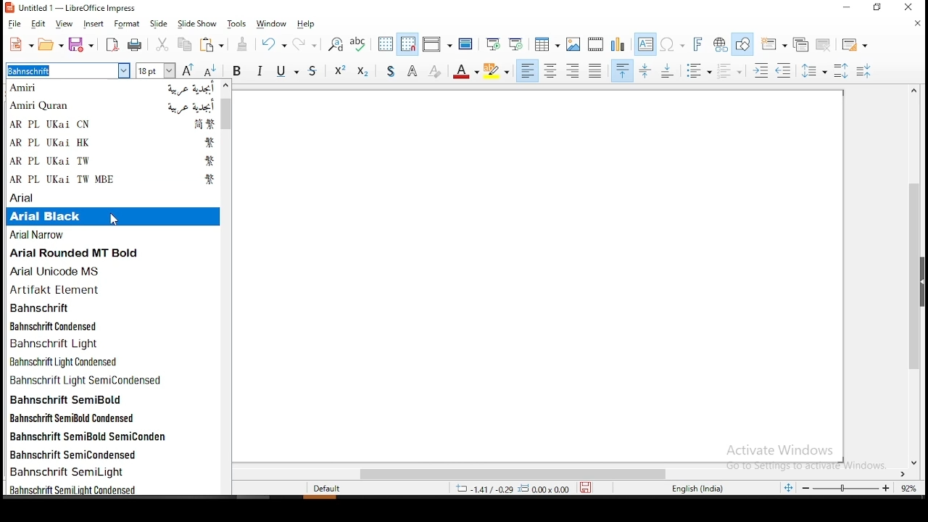 Image resolution: width=928 pixels, height=522 pixels. I want to click on justified, so click(594, 70).